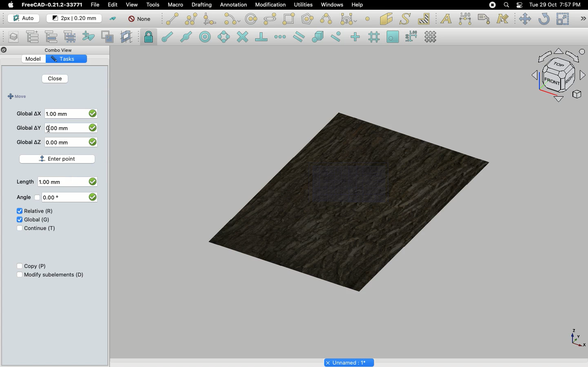 The image size is (588, 367). What do you see at coordinates (485, 19) in the screenshot?
I see `Label` at bounding box center [485, 19].